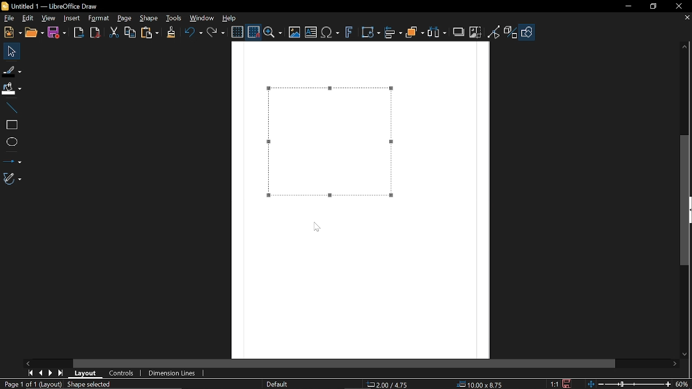 This screenshot has height=389, width=692. What do you see at coordinates (217, 32) in the screenshot?
I see `Redo` at bounding box center [217, 32].